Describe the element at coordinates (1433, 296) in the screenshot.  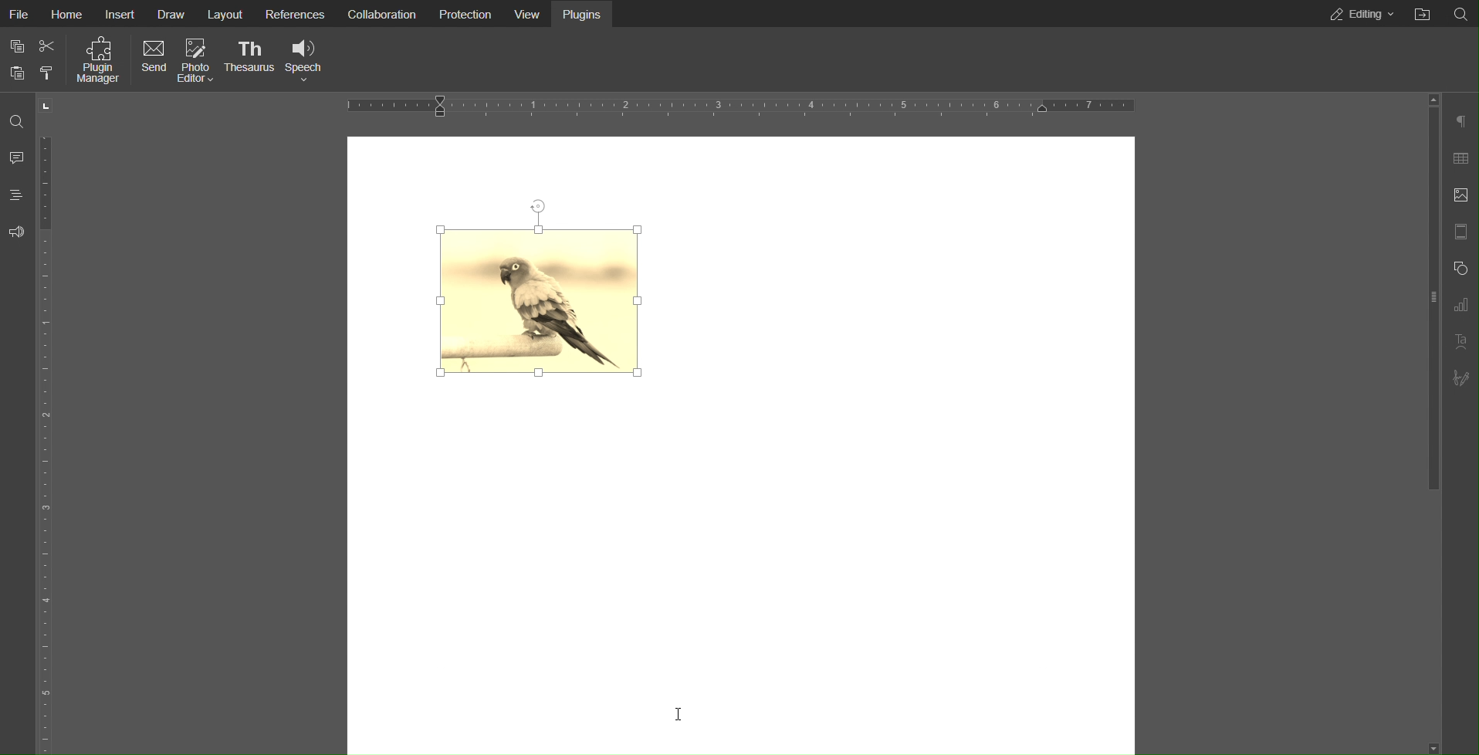
I see `slider` at that location.